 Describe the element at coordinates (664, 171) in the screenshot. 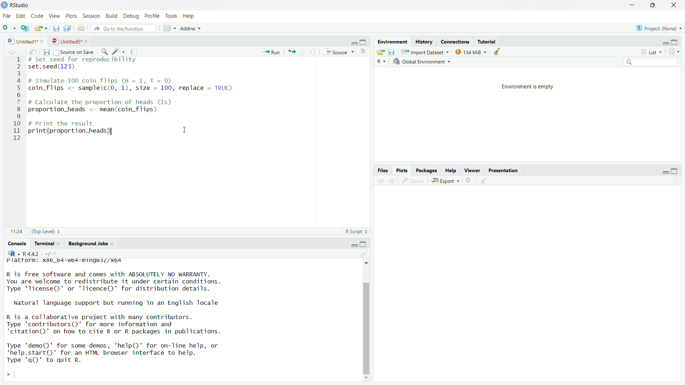

I see `minimize` at that location.